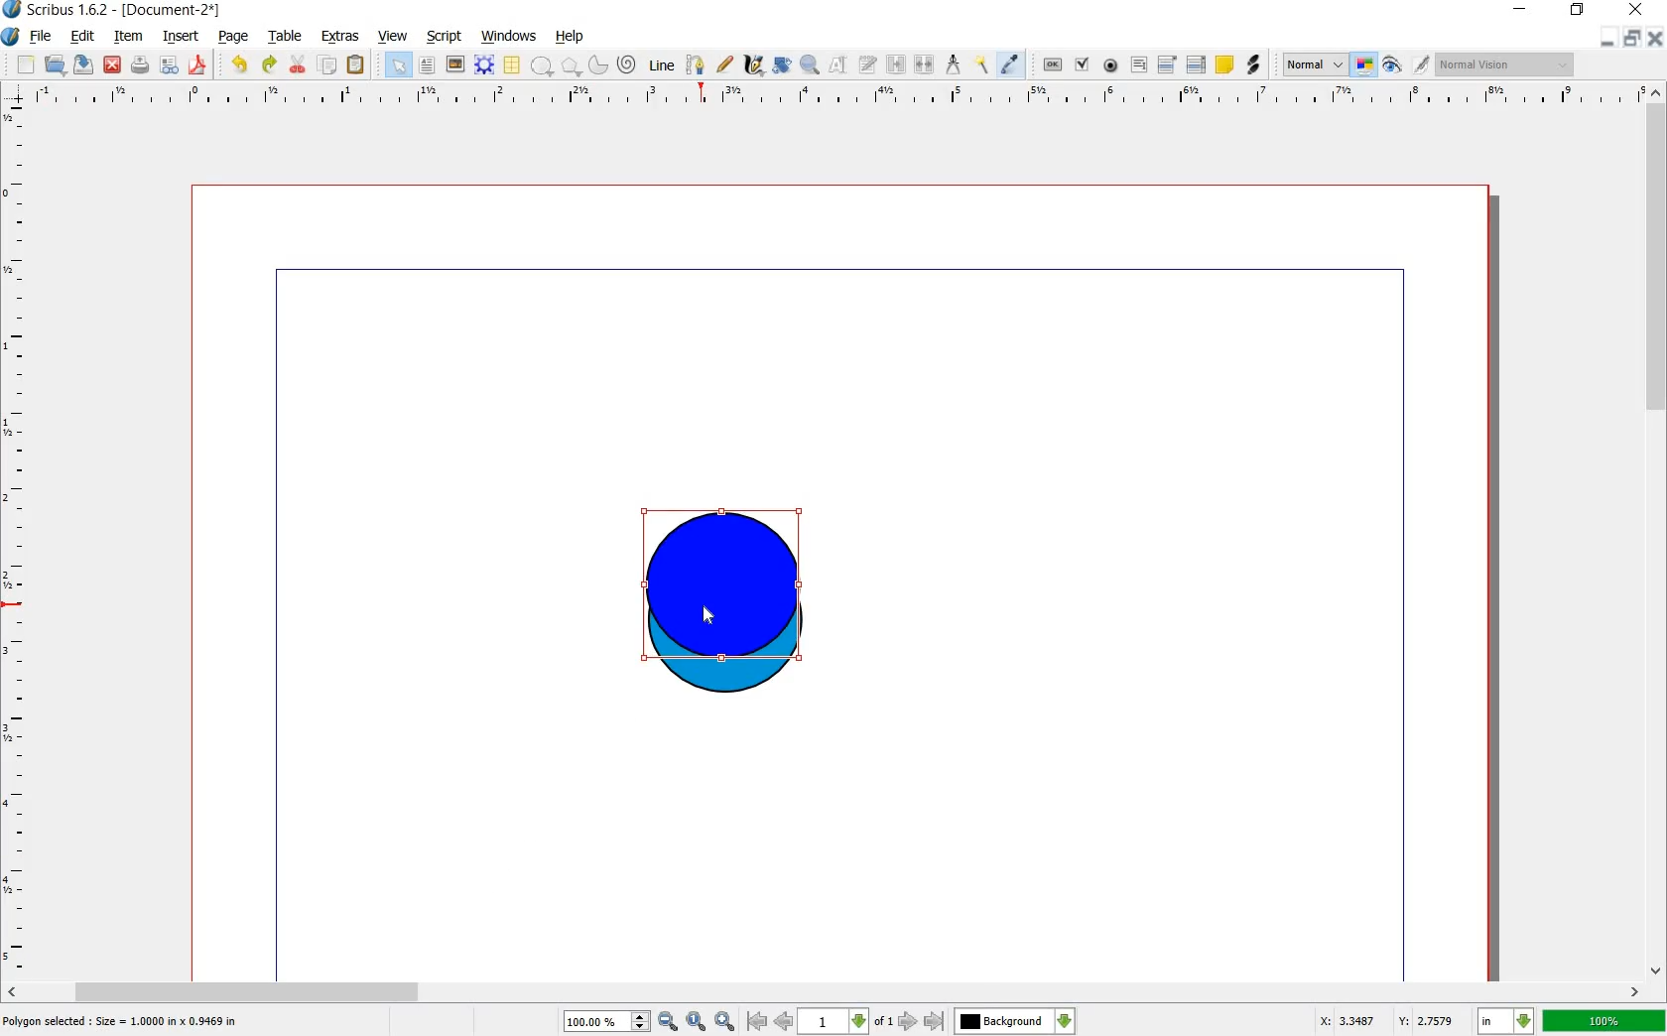 This screenshot has width=1667, height=1036. I want to click on minimize, so click(1520, 9).